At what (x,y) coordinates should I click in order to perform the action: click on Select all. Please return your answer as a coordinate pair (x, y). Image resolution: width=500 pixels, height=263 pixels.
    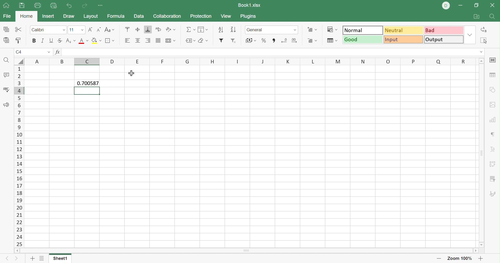
    Looking at the image, I should click on (484, 41).